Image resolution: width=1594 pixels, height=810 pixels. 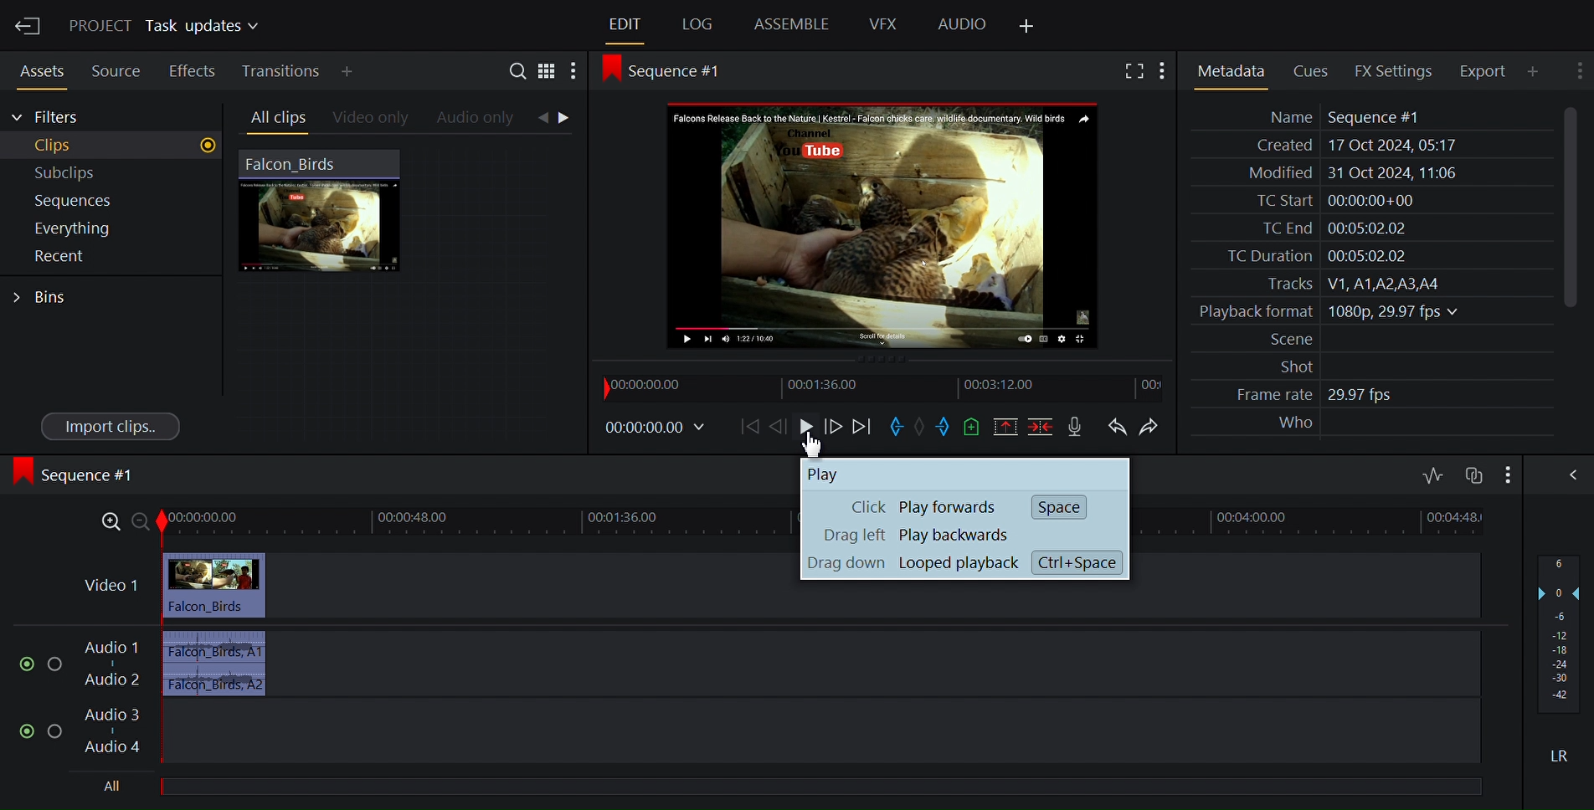 What do you see at coordinates (1472, 473) in the screenshot?
I see `Toggle audio track sync` at bounding box center [1472, 473].